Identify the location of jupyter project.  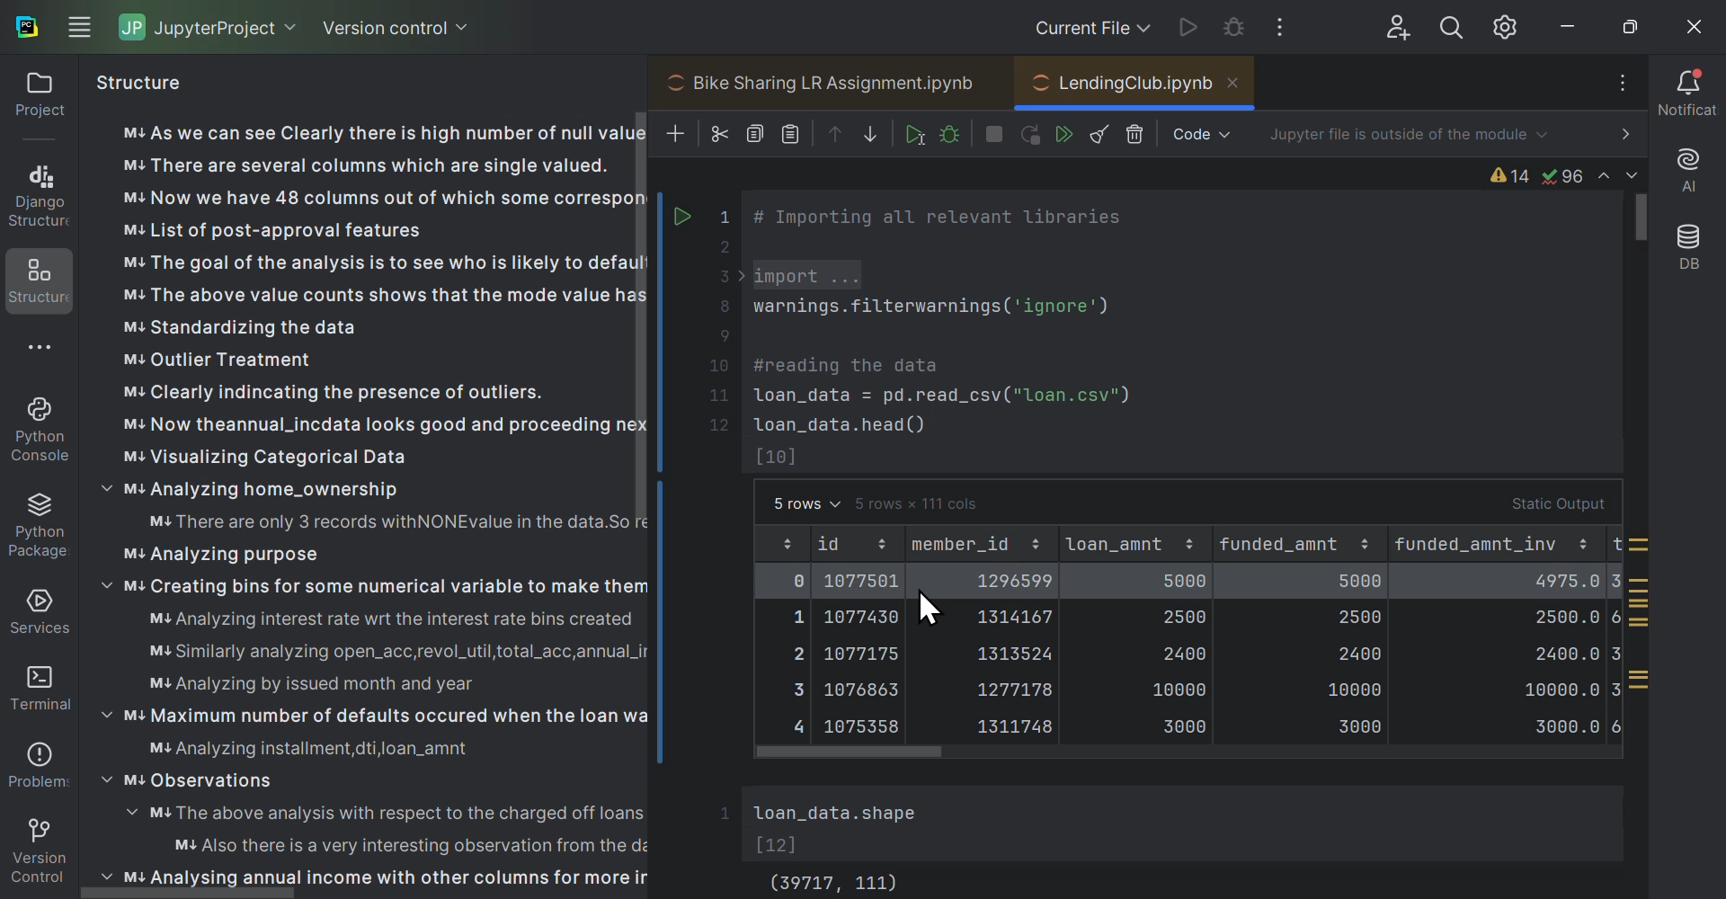
(214, 28).